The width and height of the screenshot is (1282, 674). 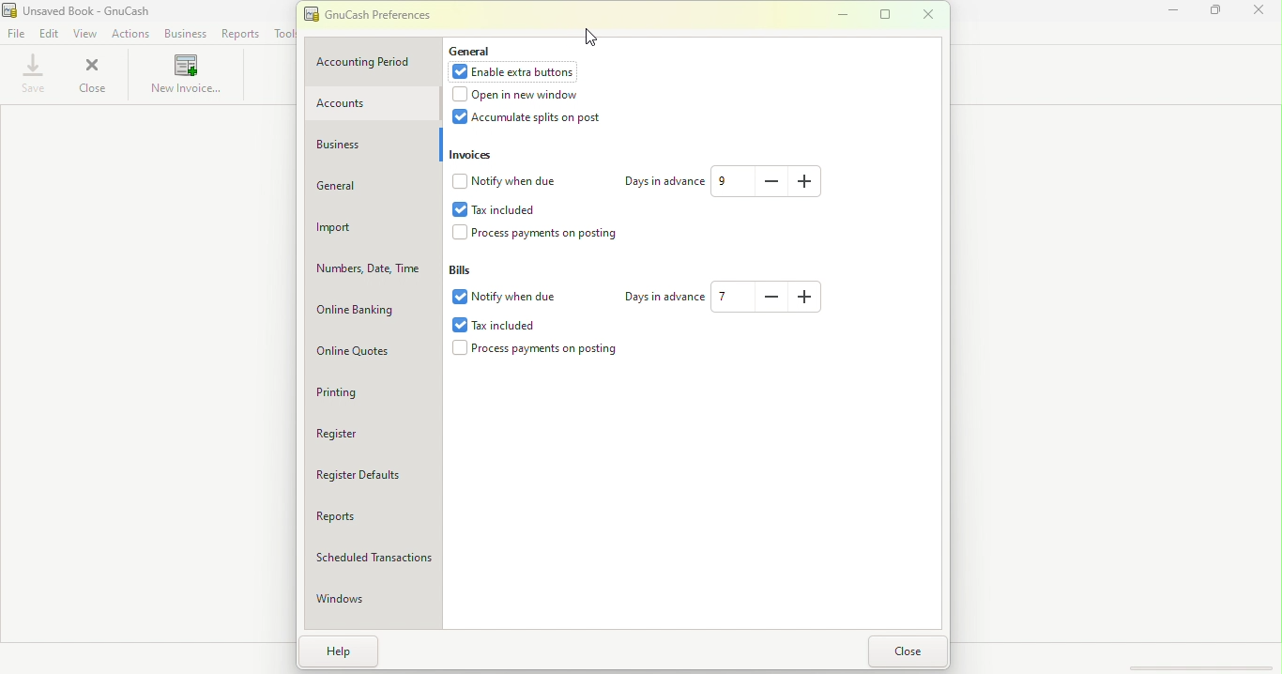 What do you see at coordinates (374, 514) in the screenshot?
I see `Reports` at bounding box center [374, 514].